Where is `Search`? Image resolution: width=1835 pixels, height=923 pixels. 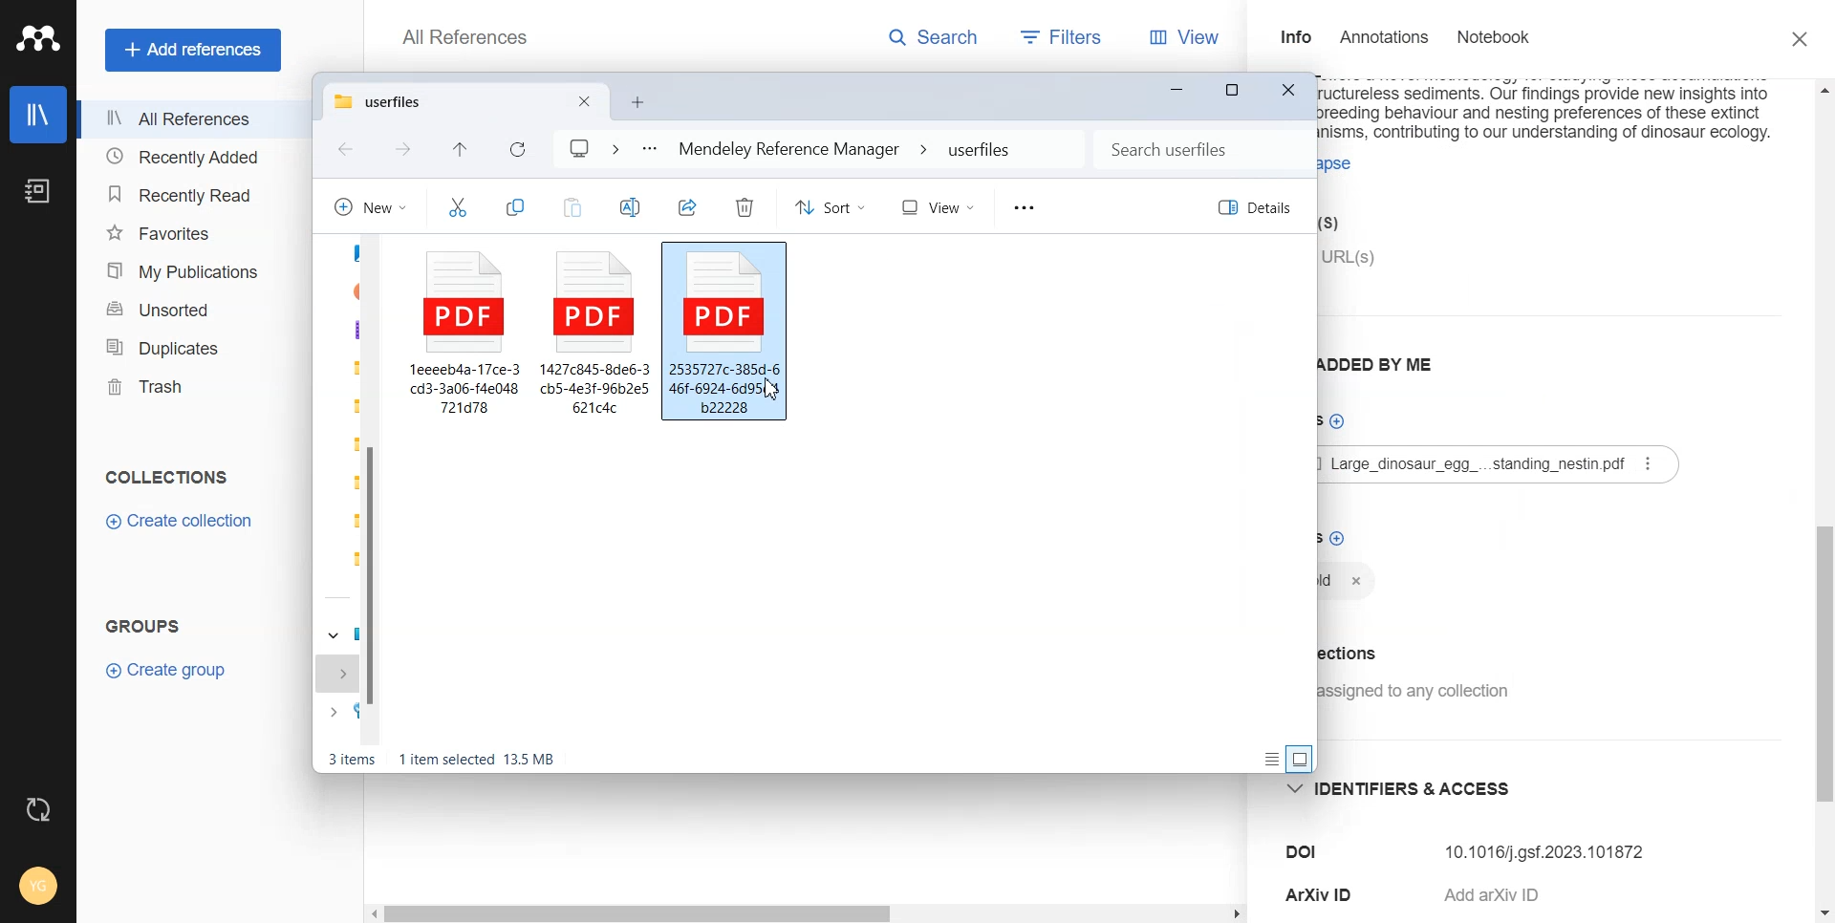 Search is located at coordinates (937, 39).